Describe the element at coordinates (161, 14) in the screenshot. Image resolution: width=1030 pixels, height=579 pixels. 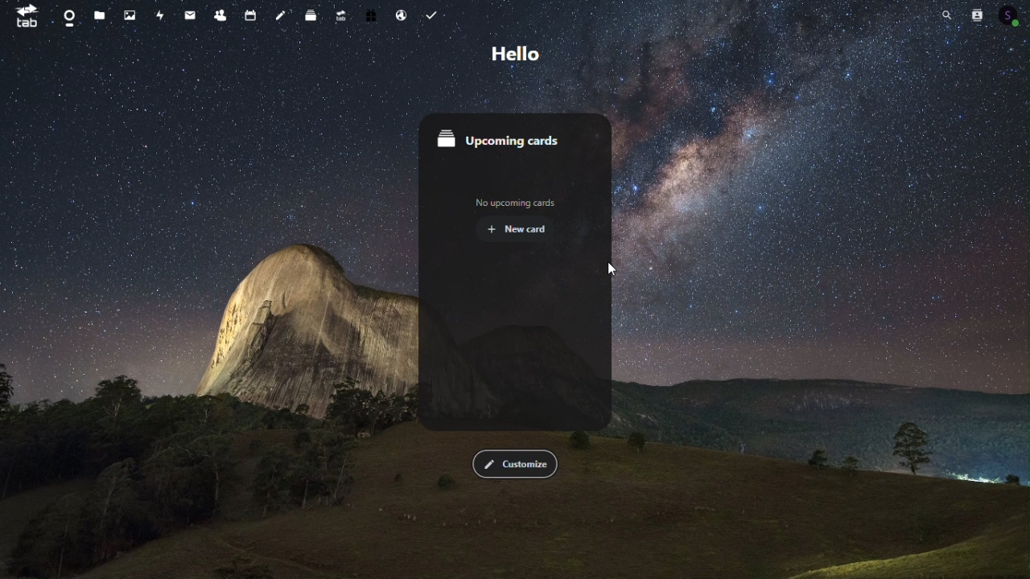
I see `Activity` at that location.